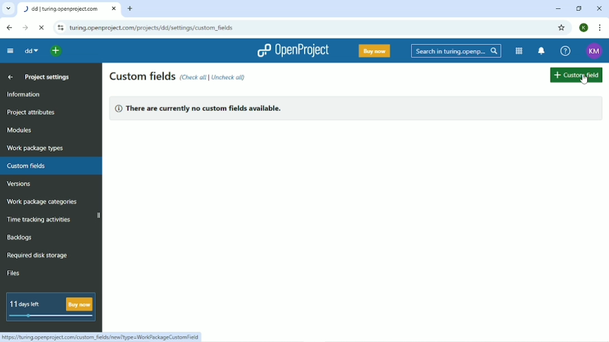 Image resolution: width=609 pixels, height=342 pixels. I want to click on 11 days left Buy now, so click(51, 307).